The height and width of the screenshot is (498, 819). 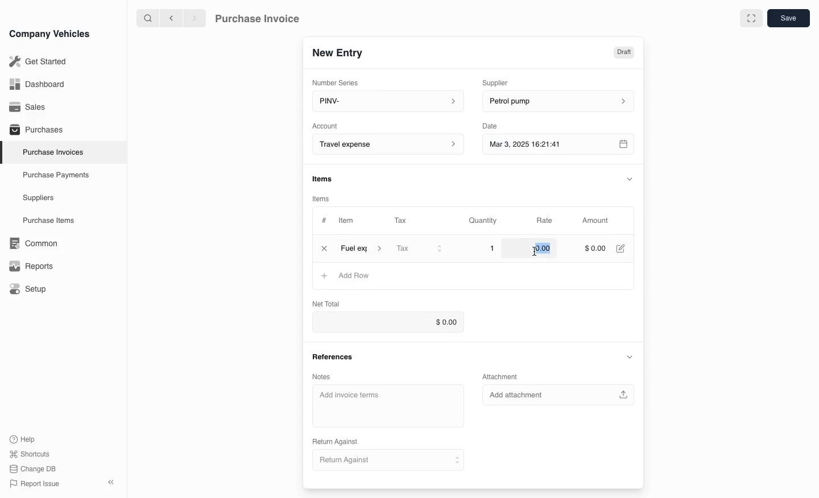 I want to click on $000, so click(x=595, y=249).